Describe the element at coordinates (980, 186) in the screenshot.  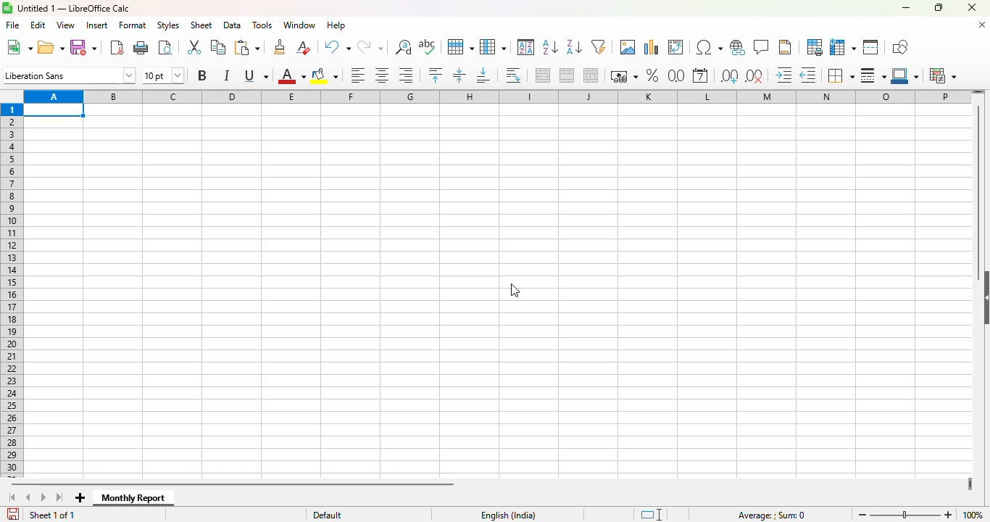
I see `vertical scroll bar` at that location.